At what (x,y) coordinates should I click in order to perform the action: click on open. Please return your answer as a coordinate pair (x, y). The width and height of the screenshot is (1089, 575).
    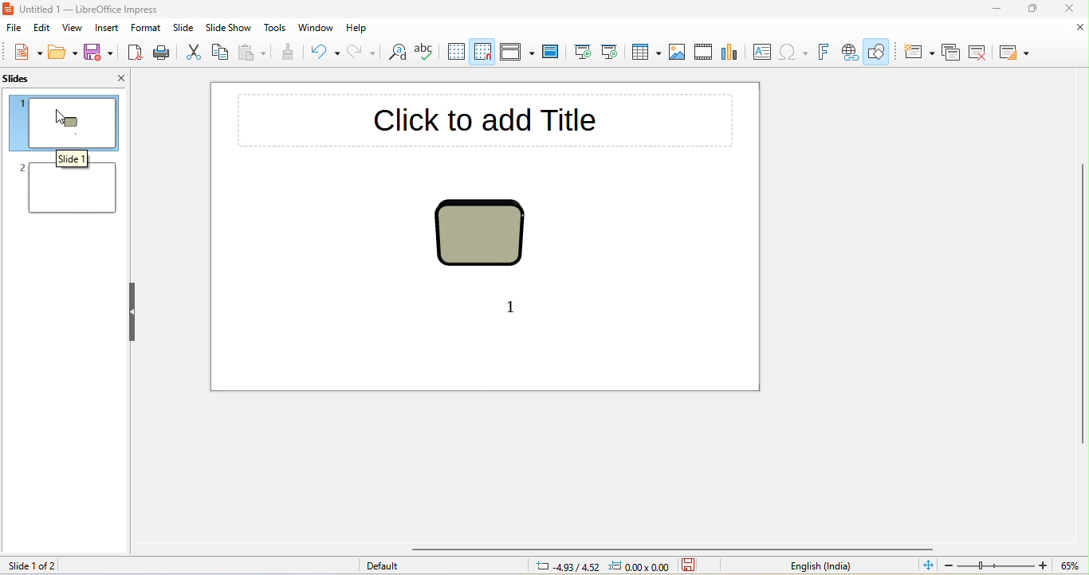
    Looking at the image, I should click on (64, 54).